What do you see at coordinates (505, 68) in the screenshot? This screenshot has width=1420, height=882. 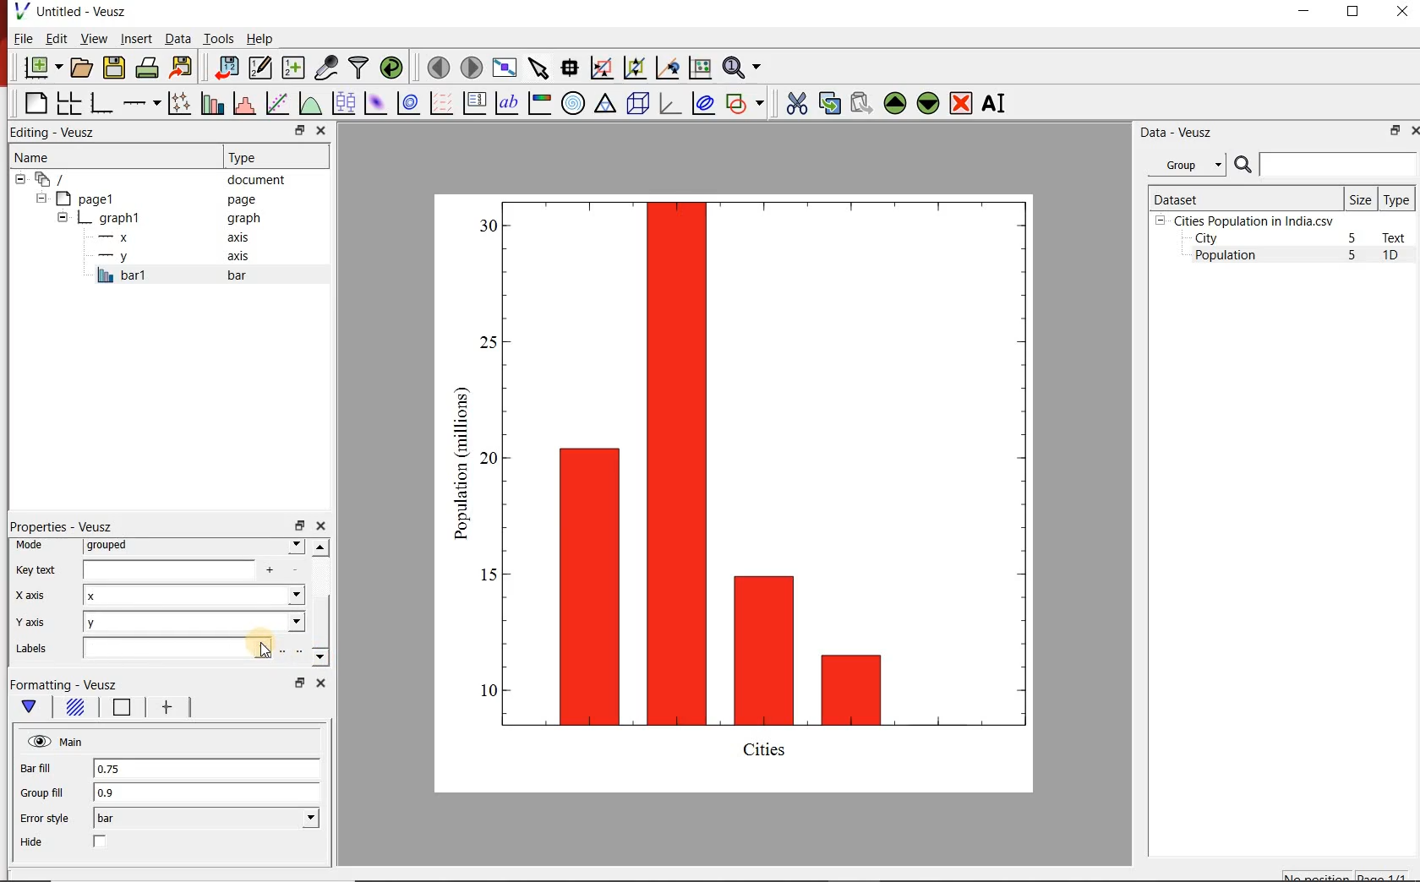 I see `view plot full screen` at bounding box center [505, 68].